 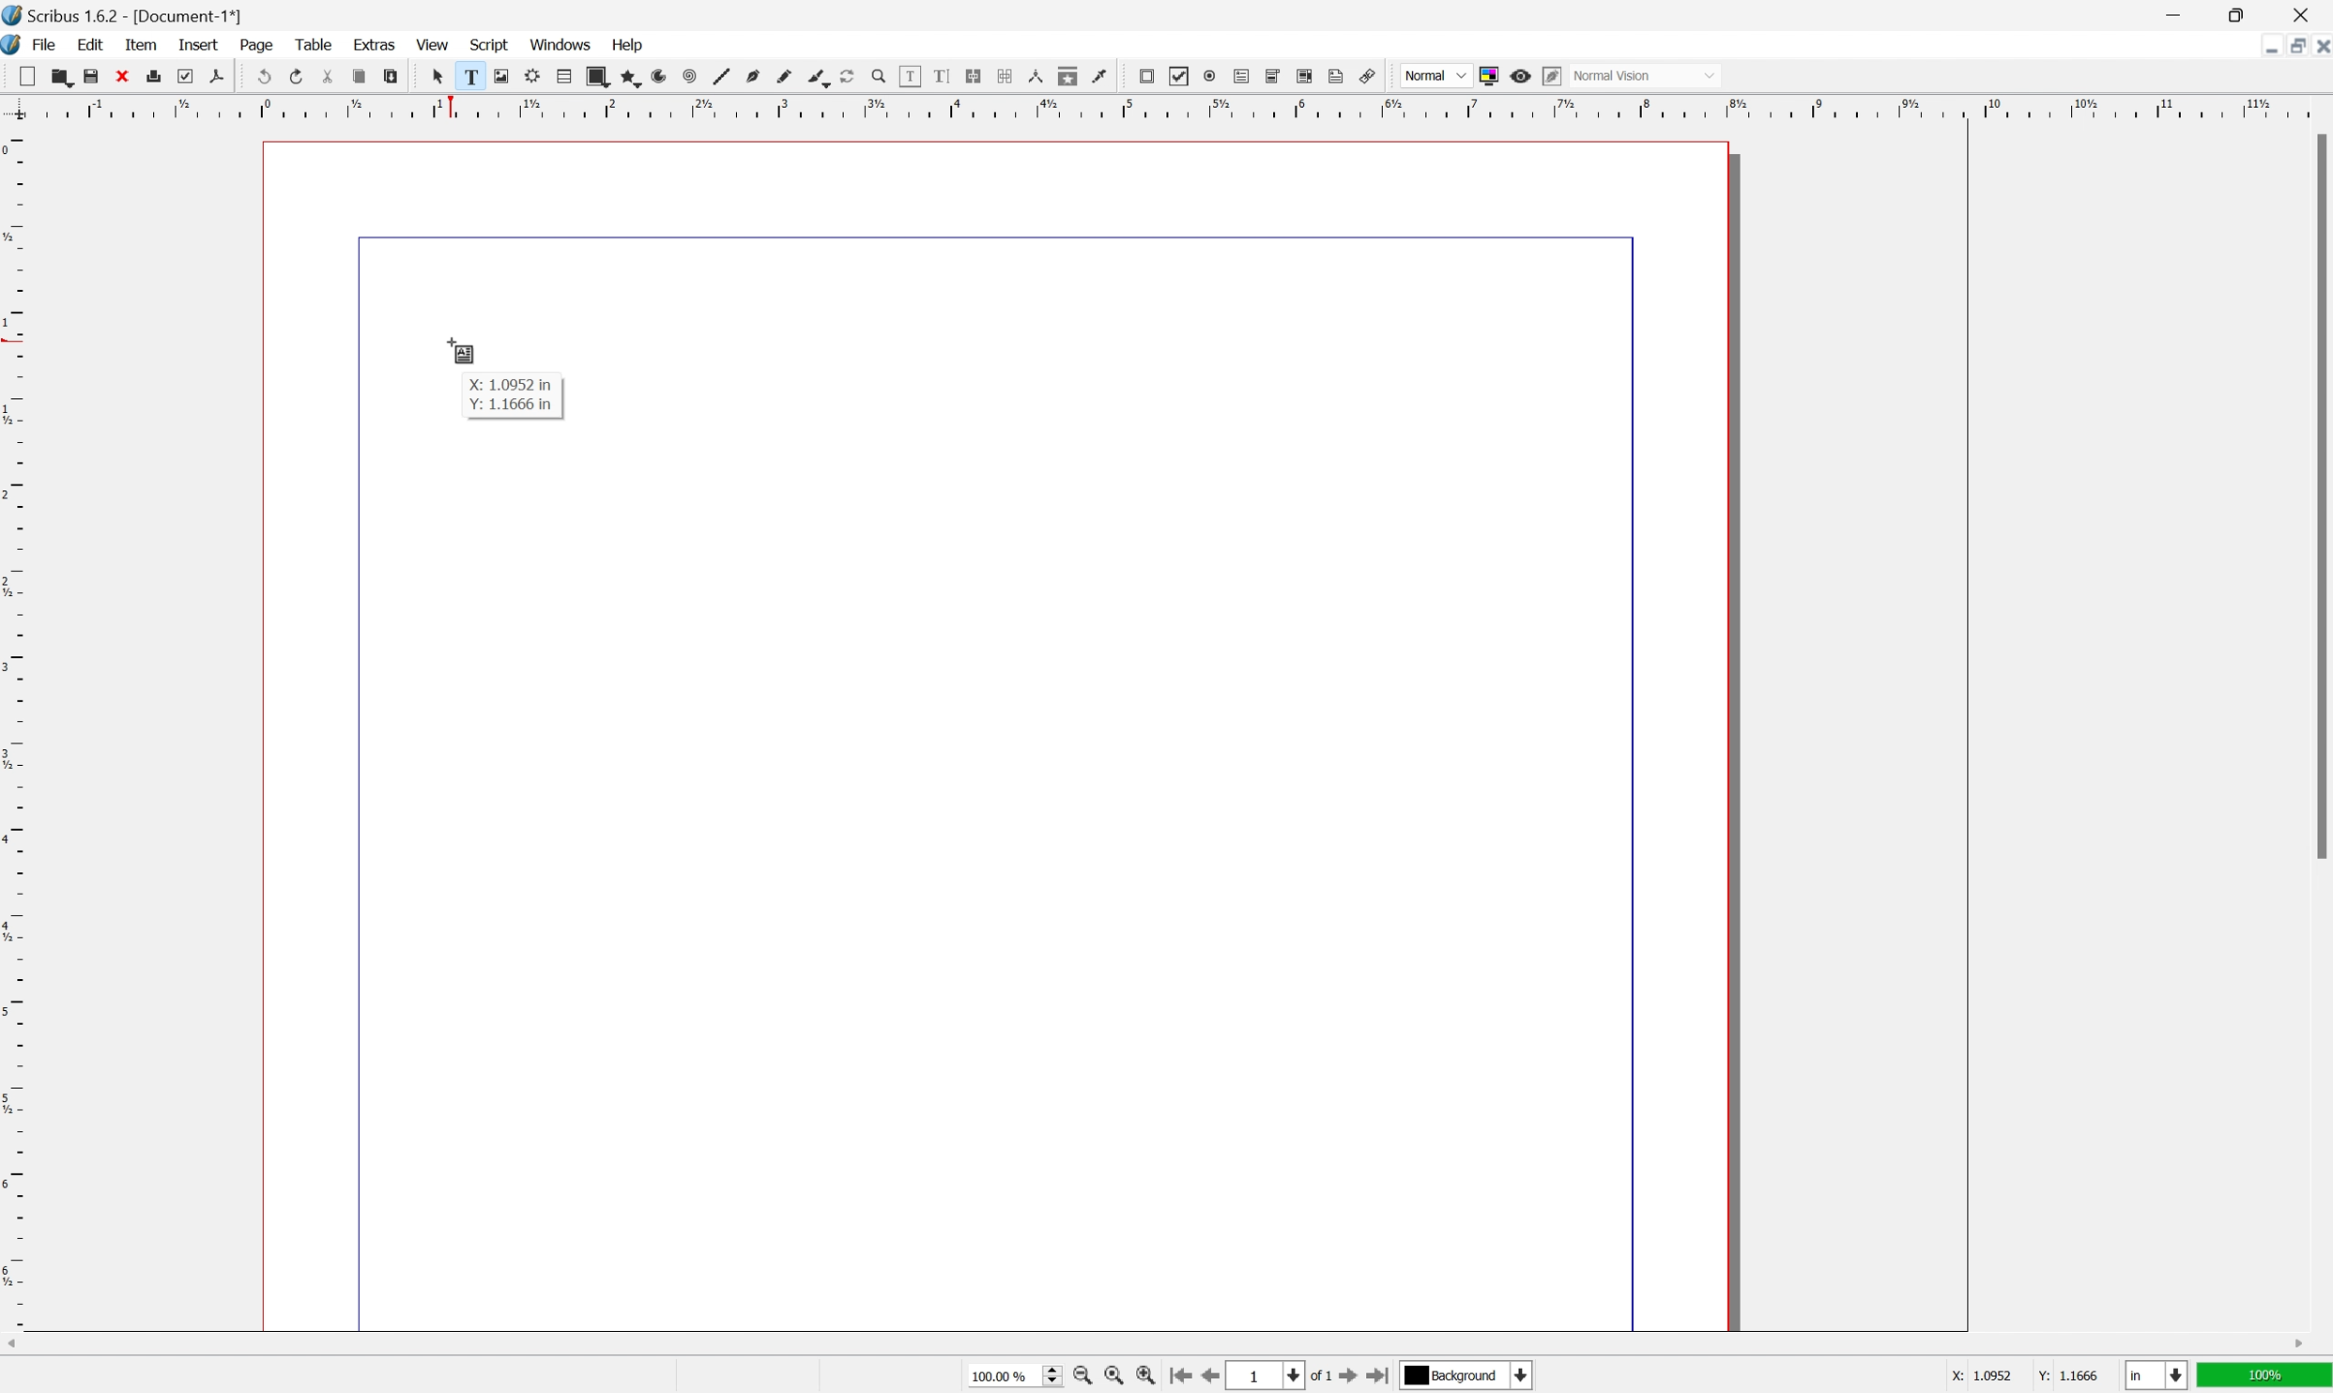 I want to click on zoom in zoom out, so click(x=877, y=77).